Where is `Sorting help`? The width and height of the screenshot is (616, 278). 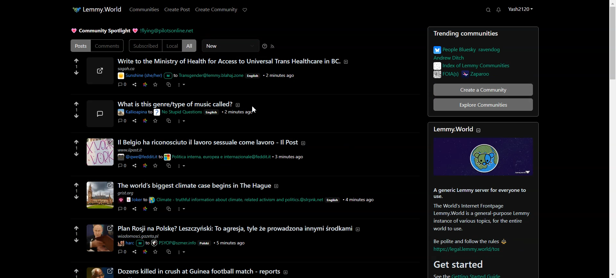
Sorting help is located at coordinates (265, 46).